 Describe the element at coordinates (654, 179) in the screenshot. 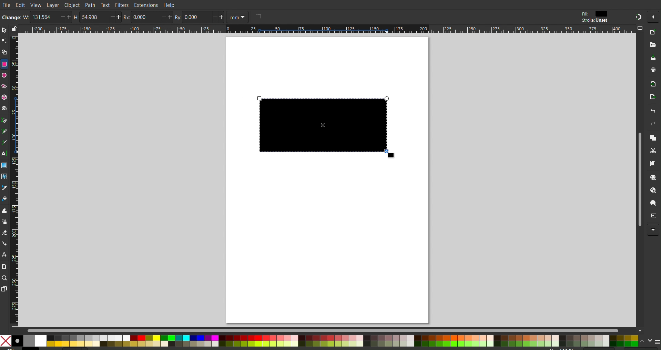

I see `Zoom Selection` at that location.